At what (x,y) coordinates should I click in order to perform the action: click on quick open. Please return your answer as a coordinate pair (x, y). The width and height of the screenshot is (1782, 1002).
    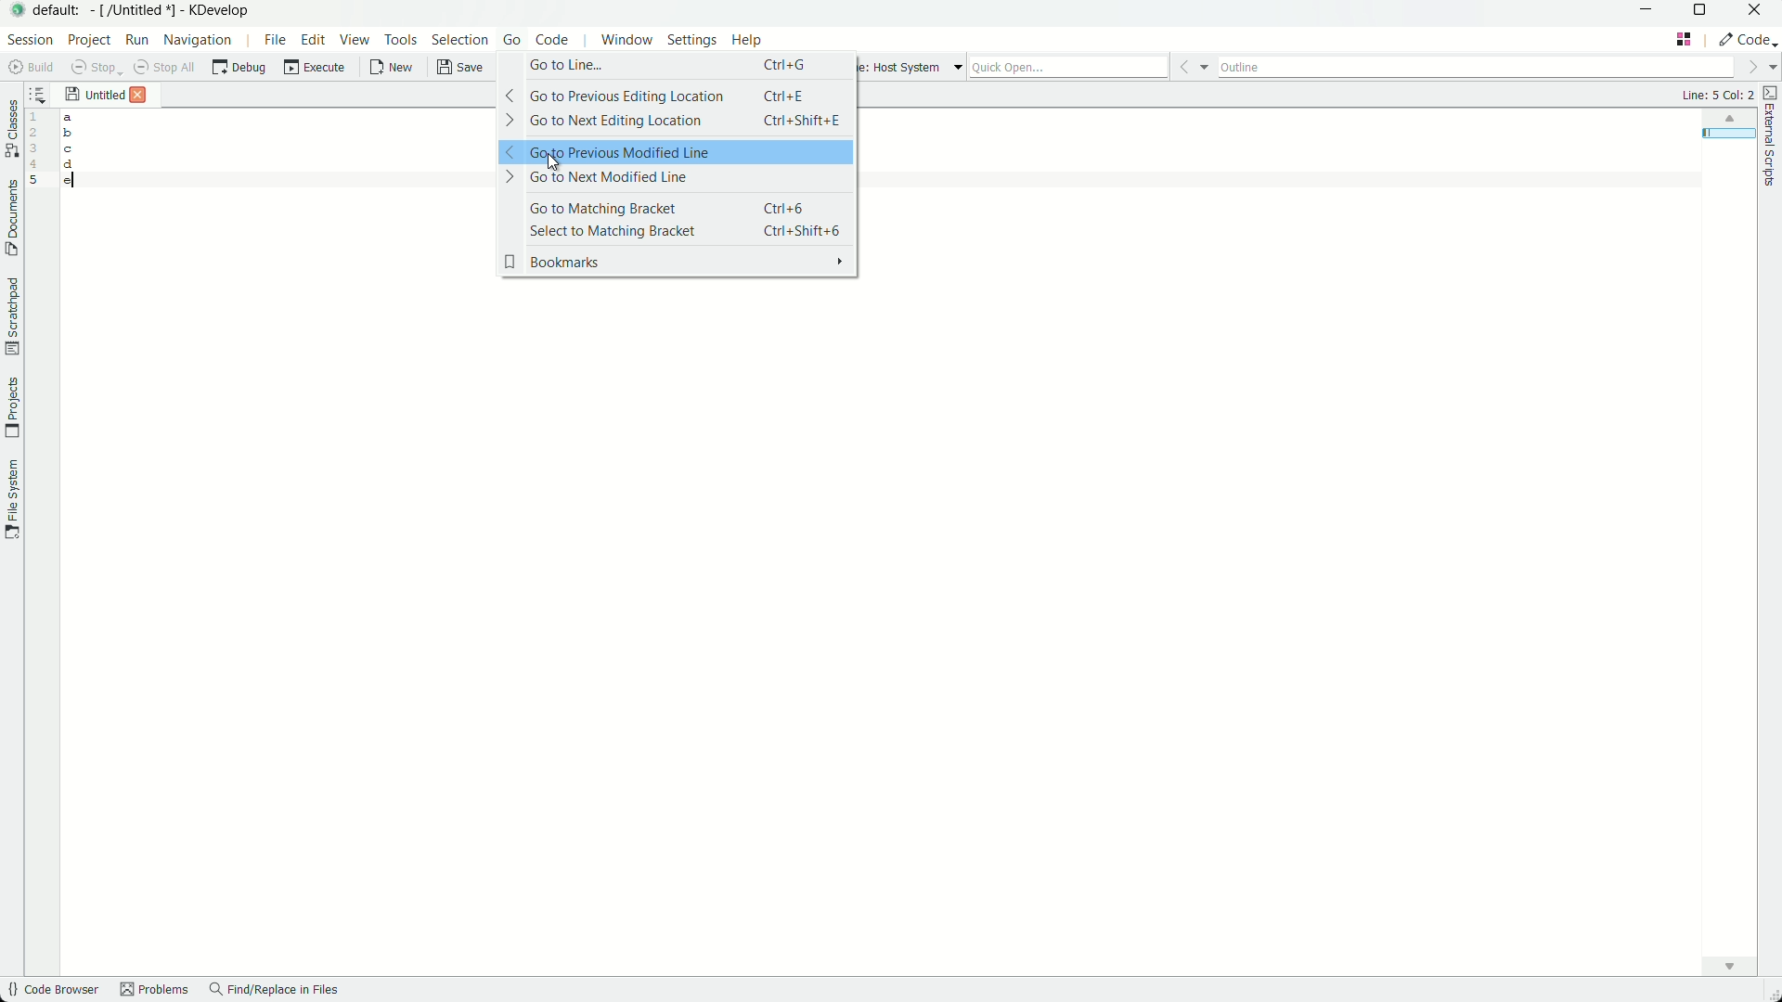
    Looking at the image, I should click on (1092, 66).